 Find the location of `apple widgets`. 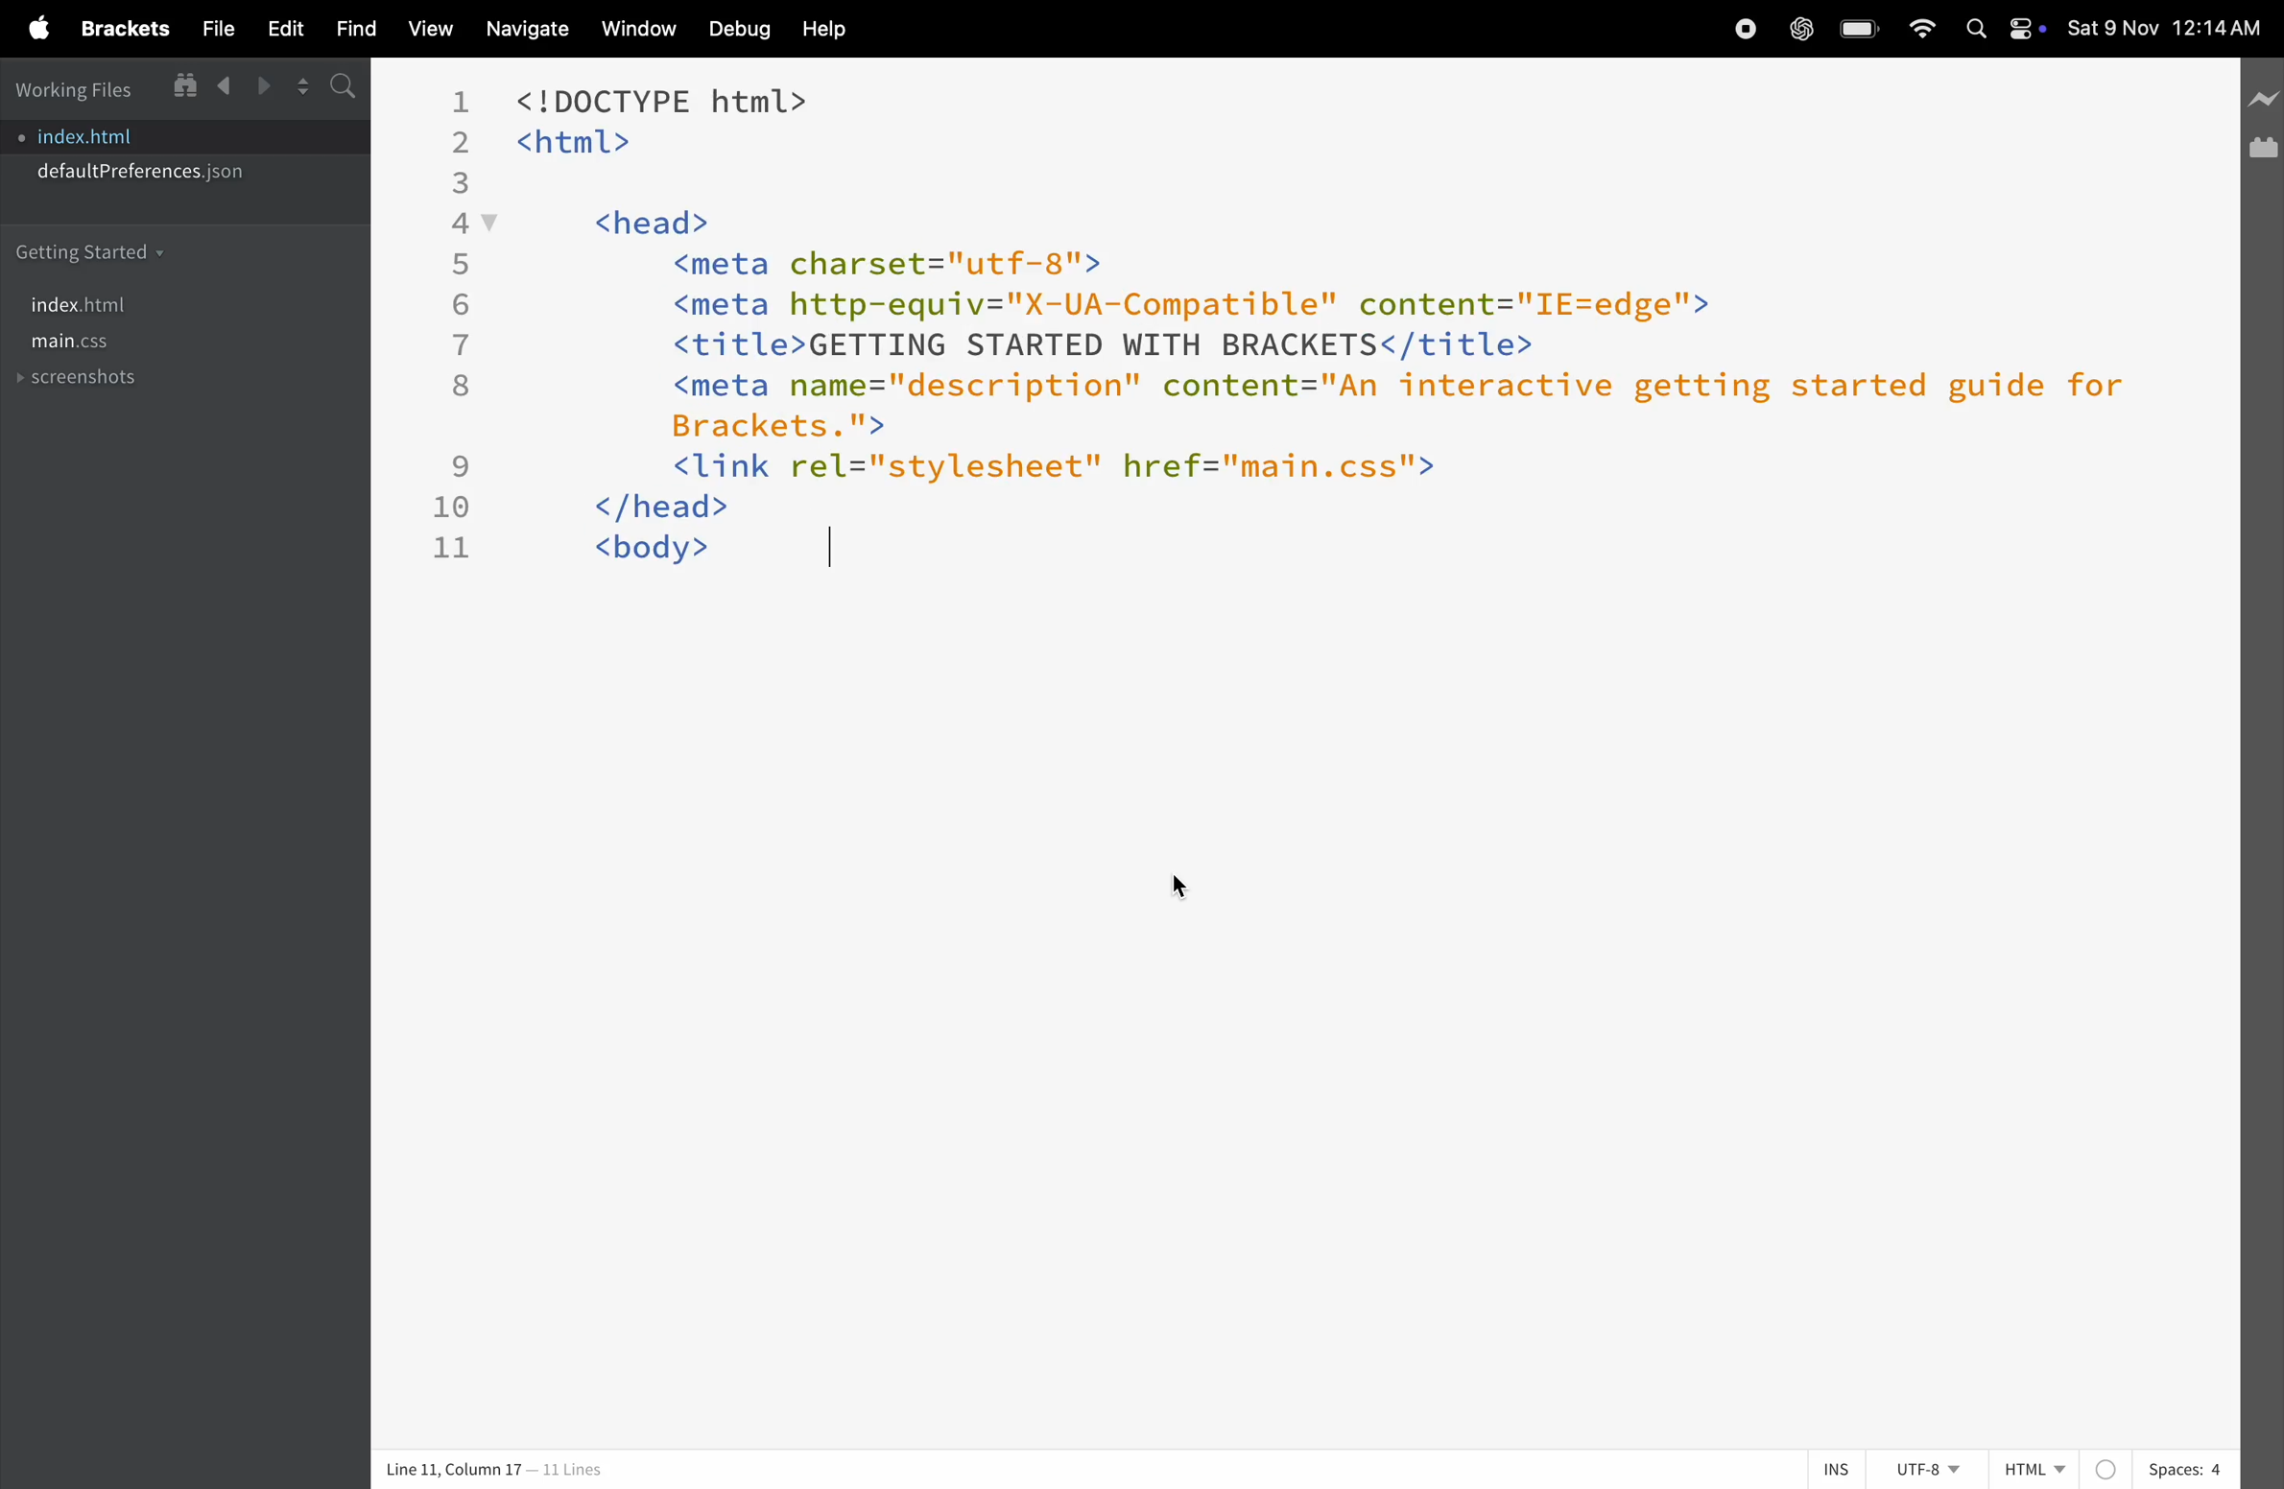

apple widgets is located at coordinates (2003, 24).